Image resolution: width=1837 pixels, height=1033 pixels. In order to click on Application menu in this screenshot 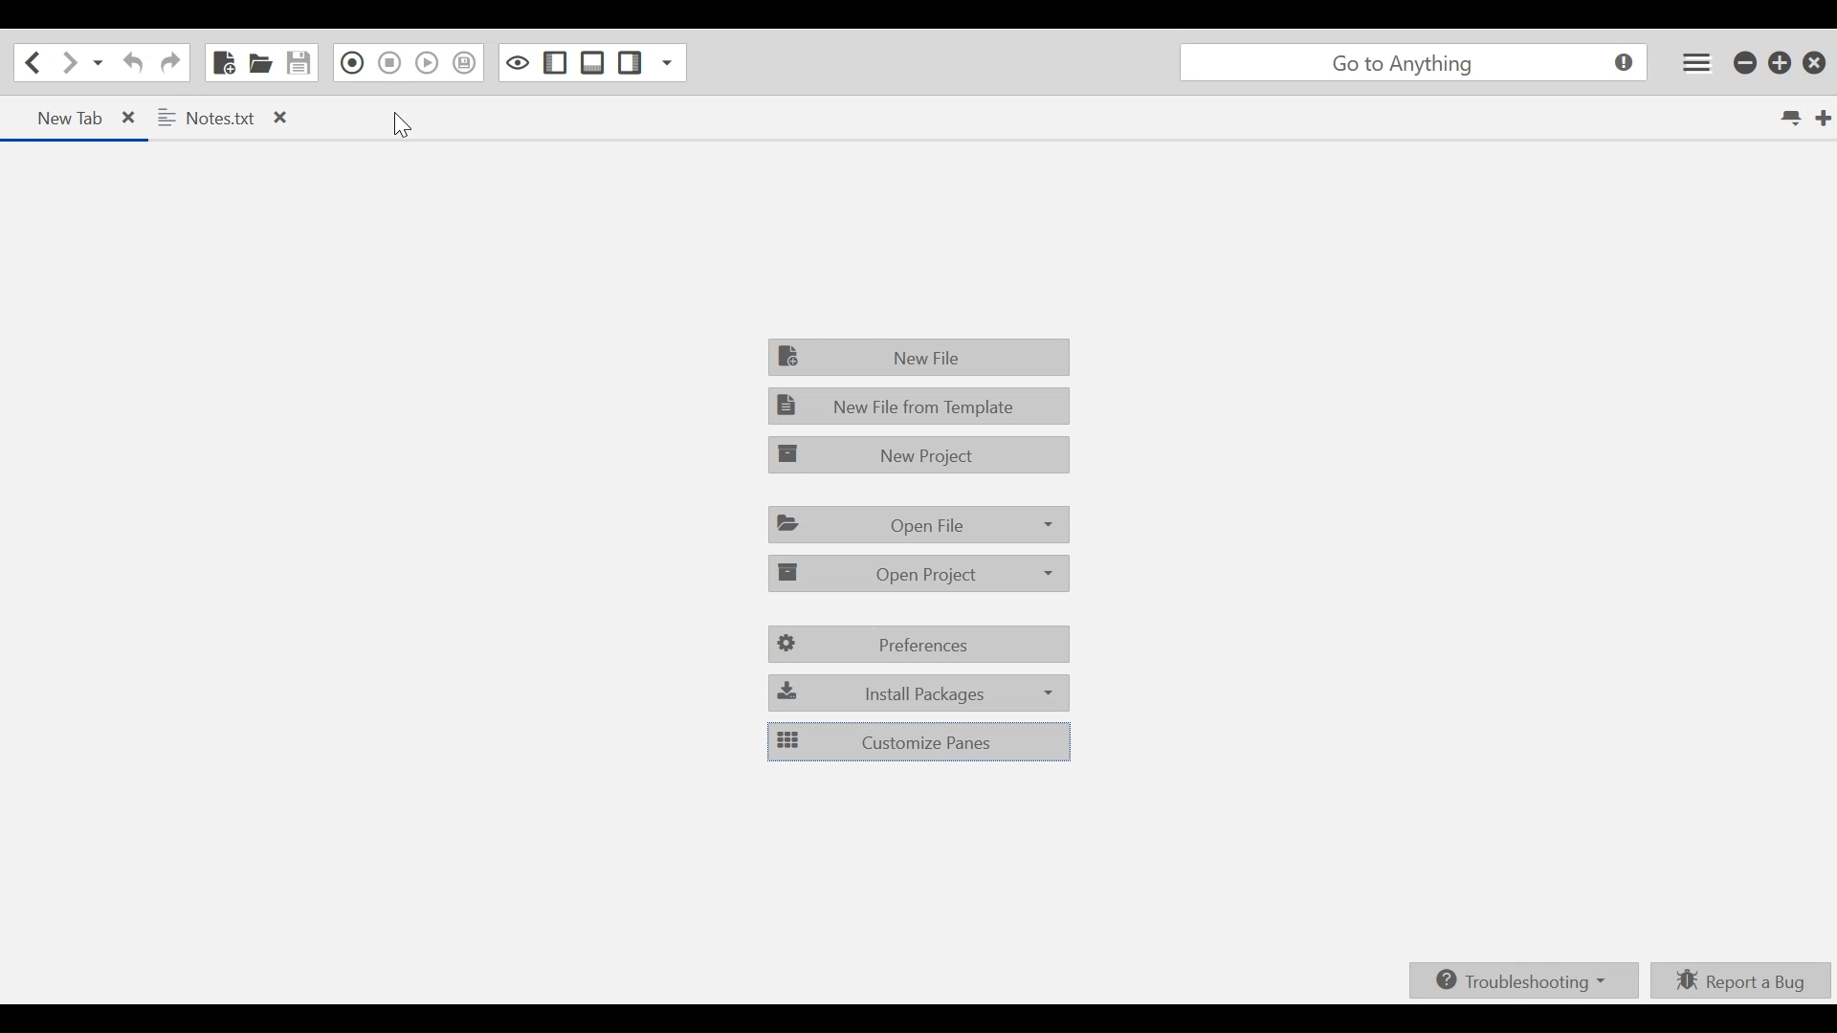, I will do `click(1694, 59)`.